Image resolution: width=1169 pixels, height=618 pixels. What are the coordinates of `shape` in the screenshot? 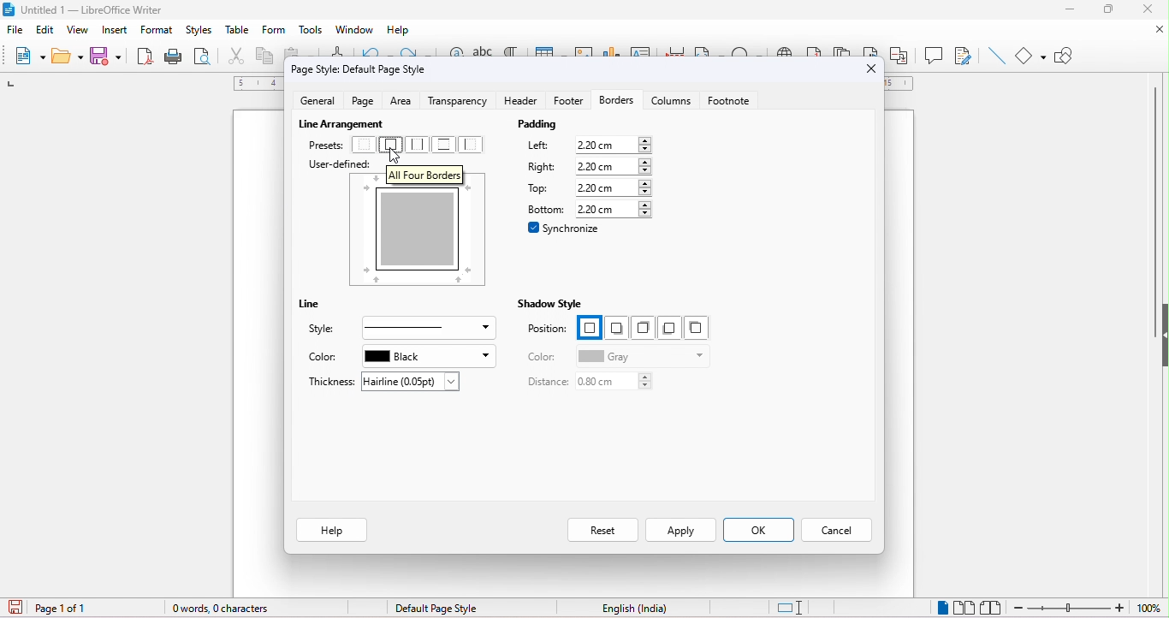 It's located at (1030, 56).